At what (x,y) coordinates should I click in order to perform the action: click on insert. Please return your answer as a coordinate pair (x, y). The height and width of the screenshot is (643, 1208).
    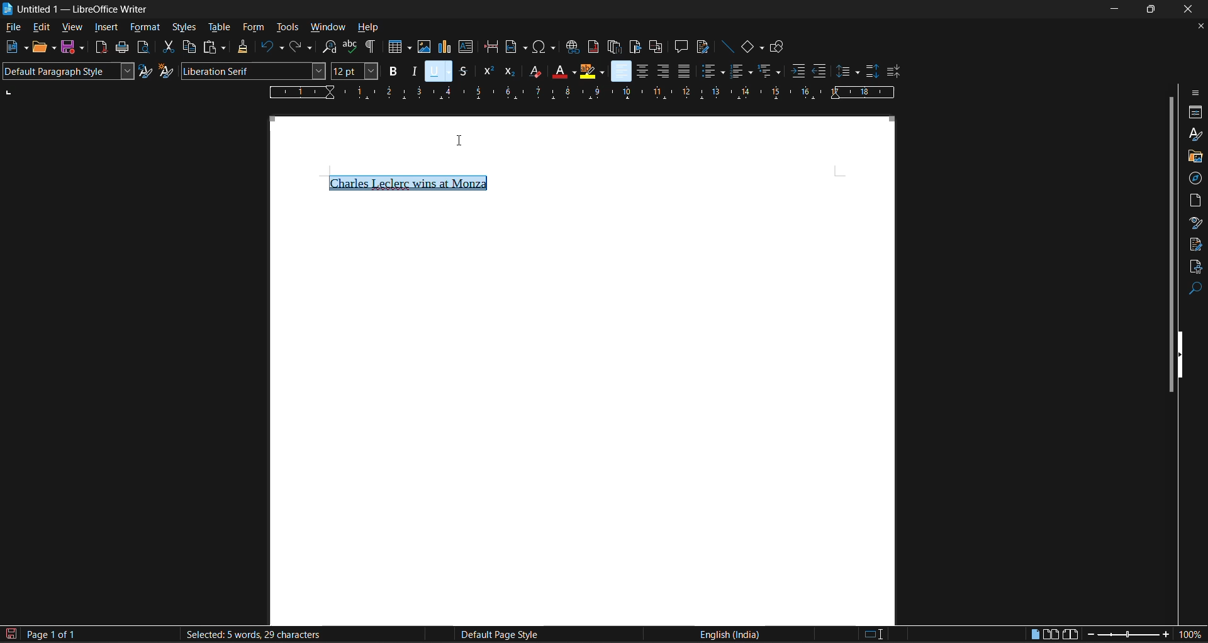
    Looking at the image, I should click on (106, 28).